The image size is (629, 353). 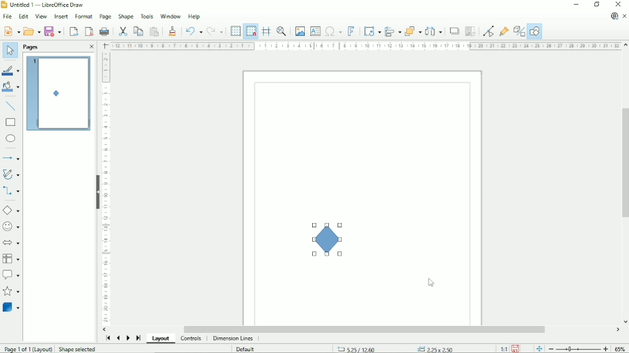 What do you see at coordinates (105, 187) in the screenshot?
I see `Vertical scale` at bounding box center [105, 187].